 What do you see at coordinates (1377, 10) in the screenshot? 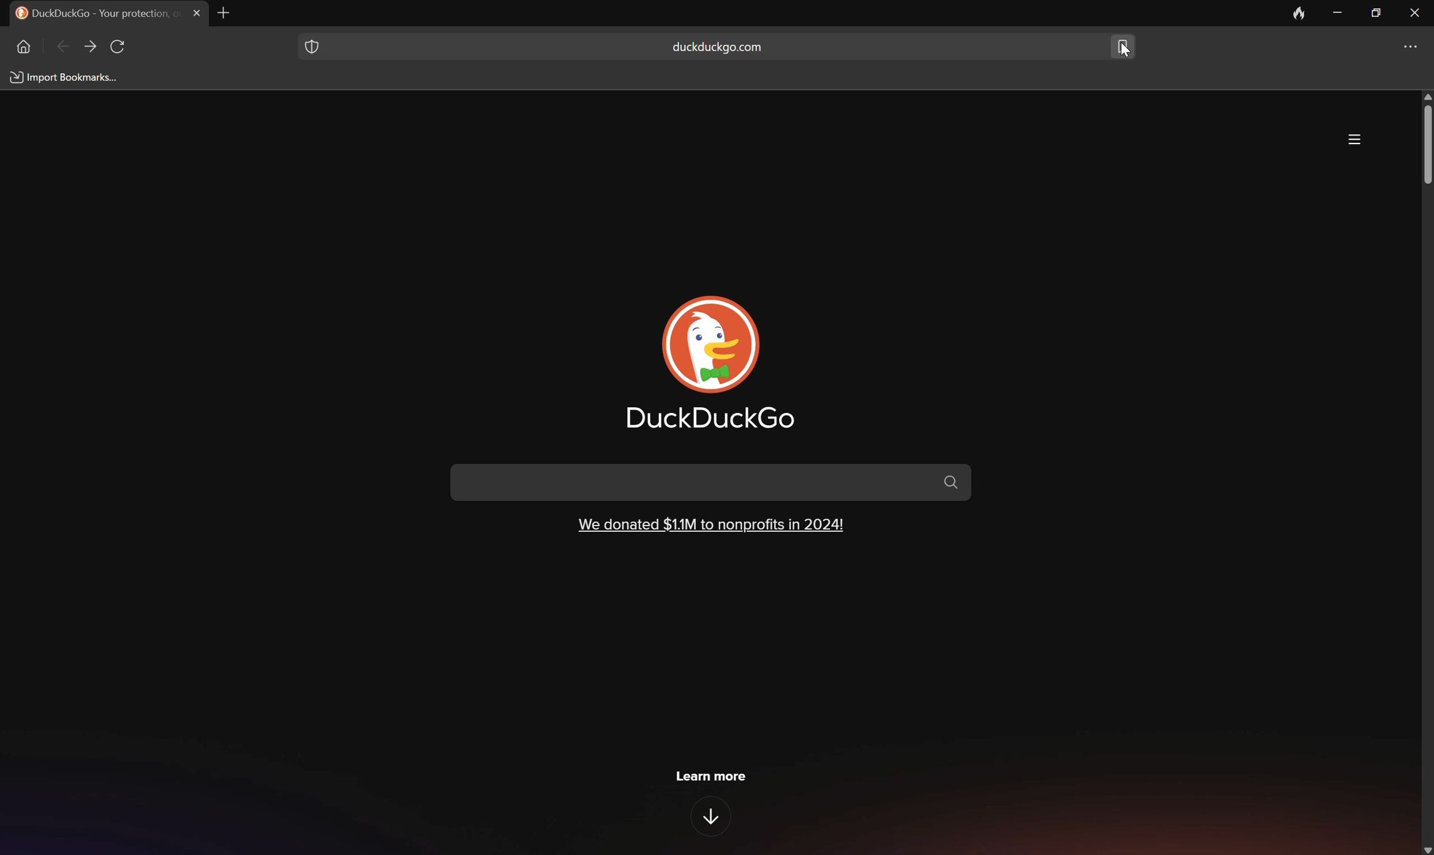
I see `Restore Down` at bounding box center [1377, 10].